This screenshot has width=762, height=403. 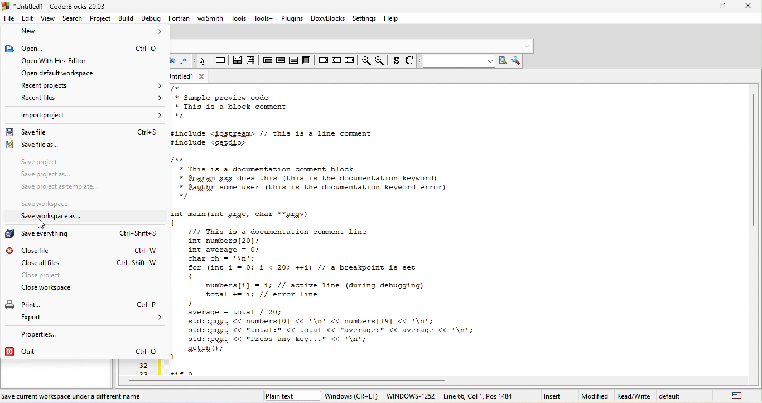 What do you see at coordinates (175, 62) in the screenshot?
I see `match case` at bounding box center [175, 62].